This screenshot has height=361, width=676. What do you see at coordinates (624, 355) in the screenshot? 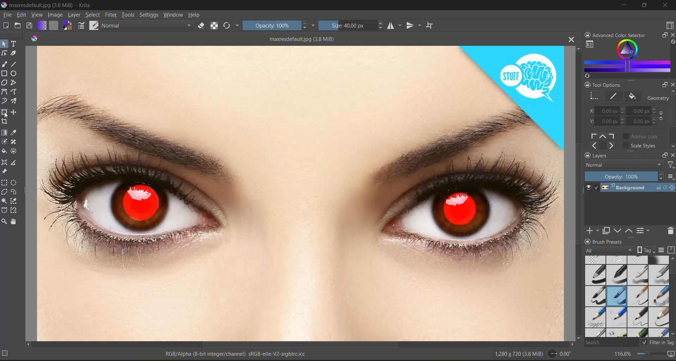
I see `zoom factor` at bounding box center [624, 355].